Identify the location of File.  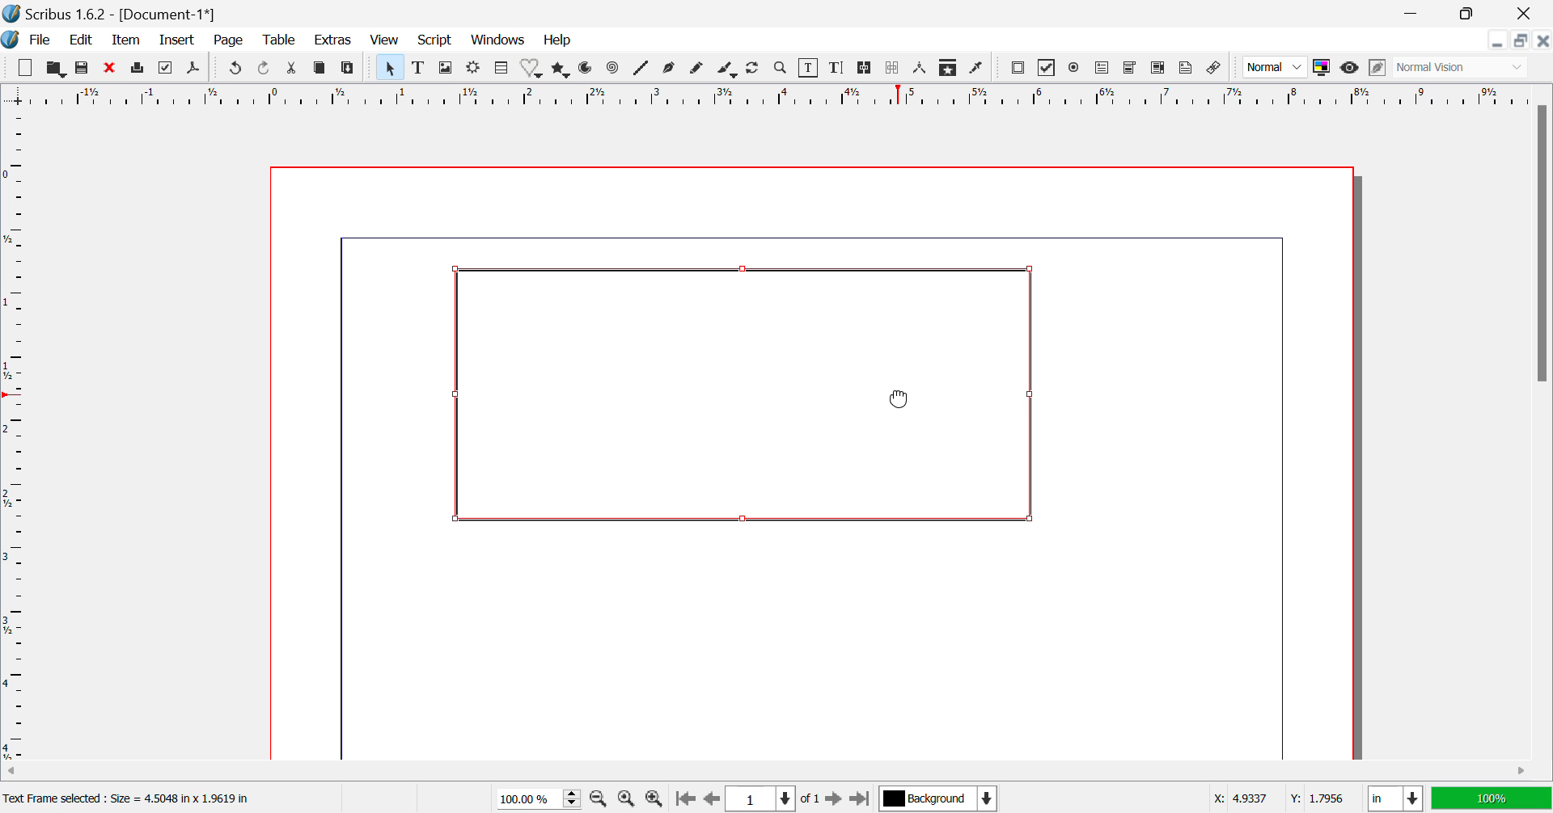
(40, 40).